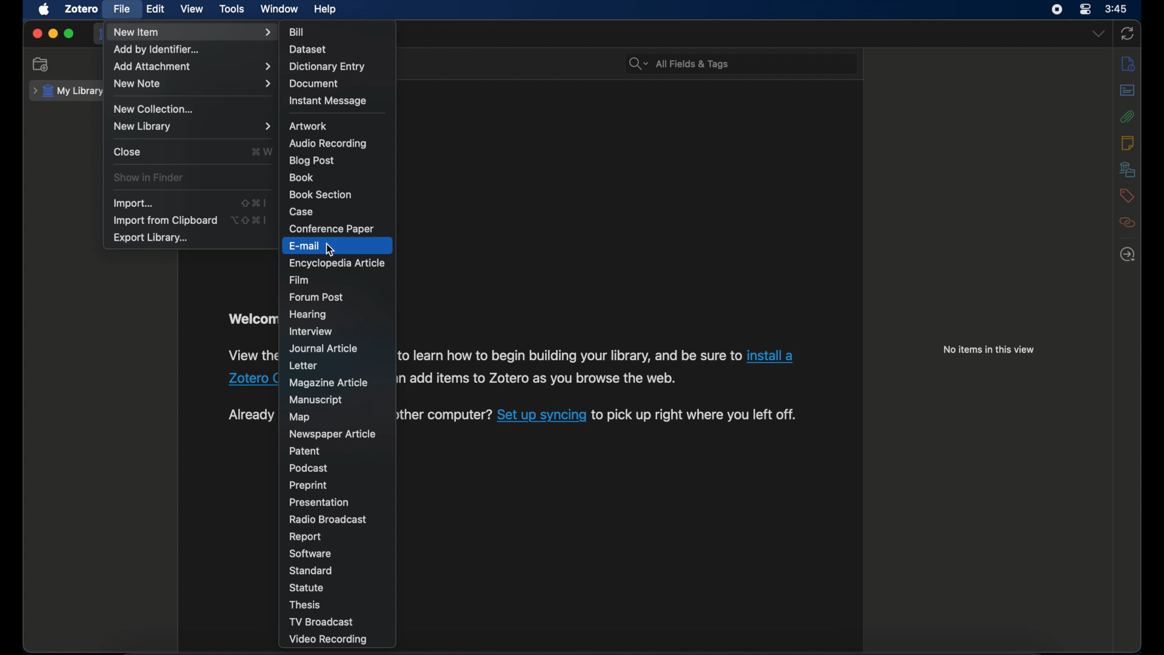 The height and width of the screenshot is (655, 1164). Describe the element at coordinates (317, 297) in the screenshot. I see `forum post` at that location.